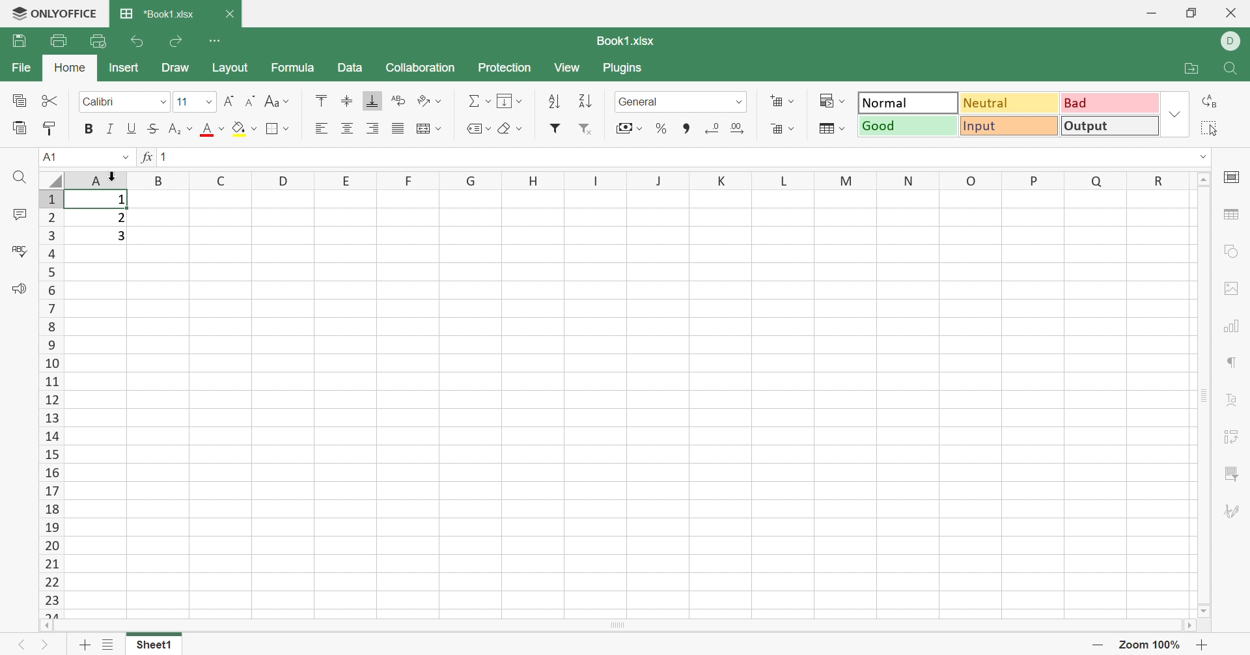 The width and height of the screenshot is (1250, 655). What do you see at coordinates (230, 68) in the screenshot?
I see `Layout` at bounding box center [230, 68].